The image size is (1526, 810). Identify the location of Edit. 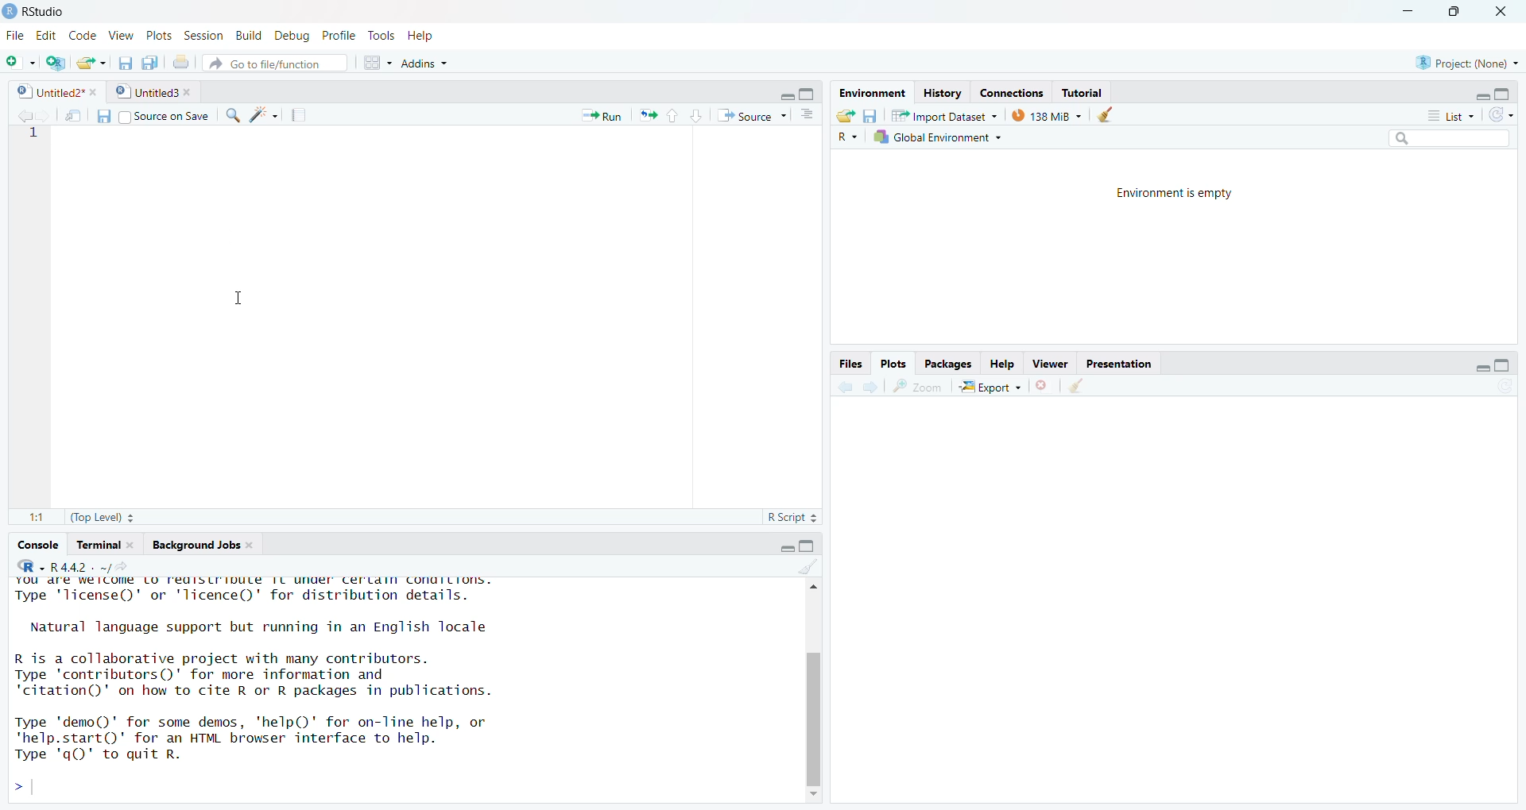
(42, 34).